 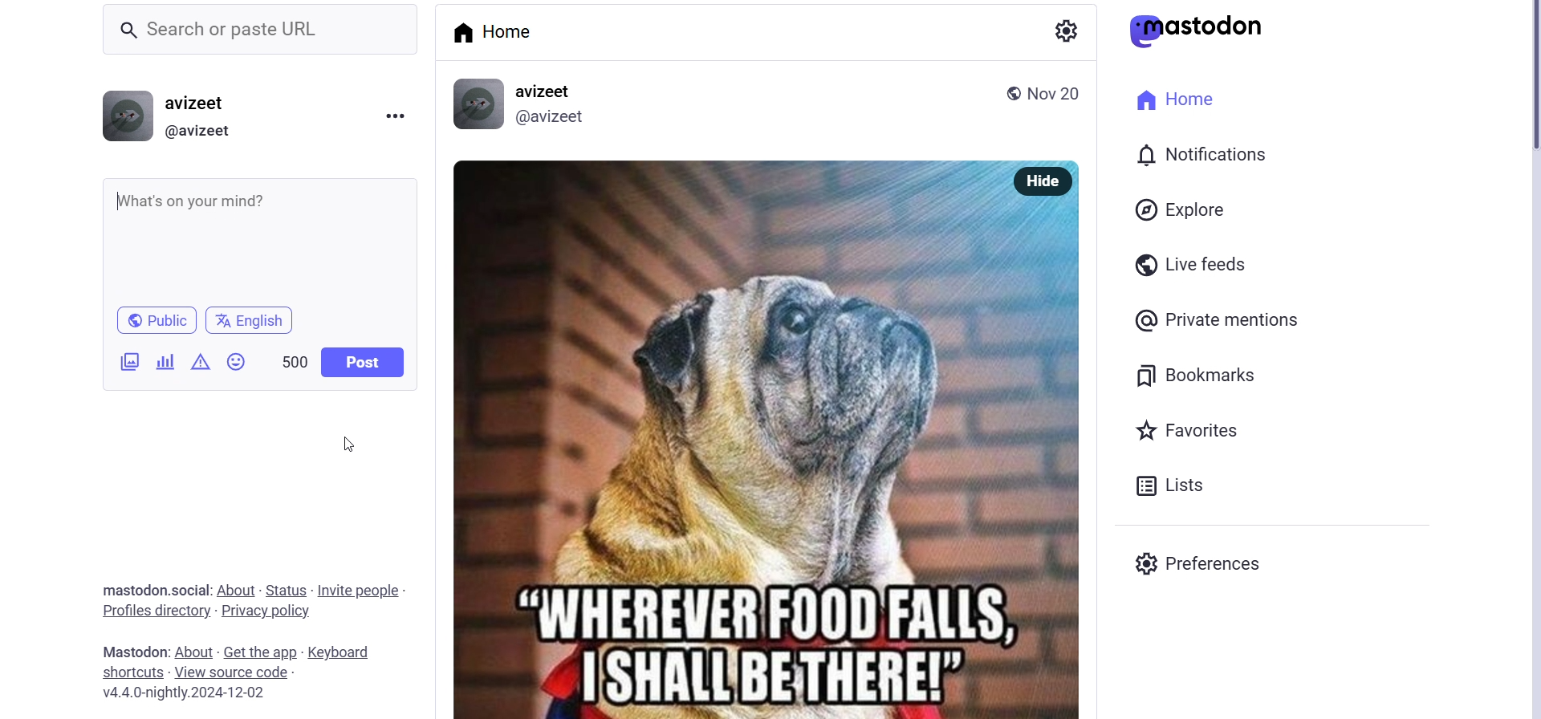 What do you see at coordinates (1215, 567) in the screenshot?
I see `preferenes` at bounding box center [1215, 567].